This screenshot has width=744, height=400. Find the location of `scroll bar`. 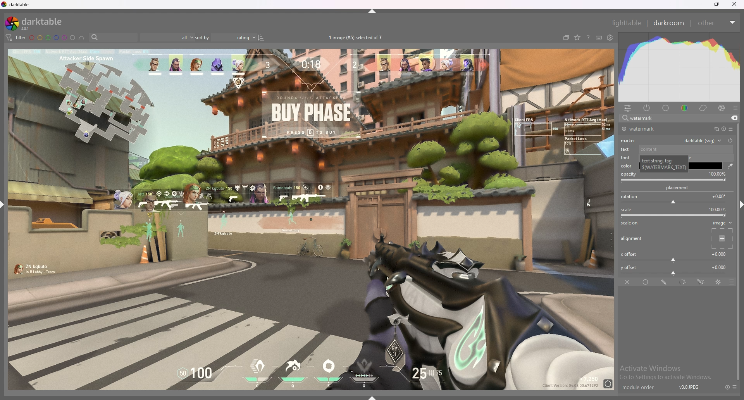

scroll bar is located at coordinates (739, 296).